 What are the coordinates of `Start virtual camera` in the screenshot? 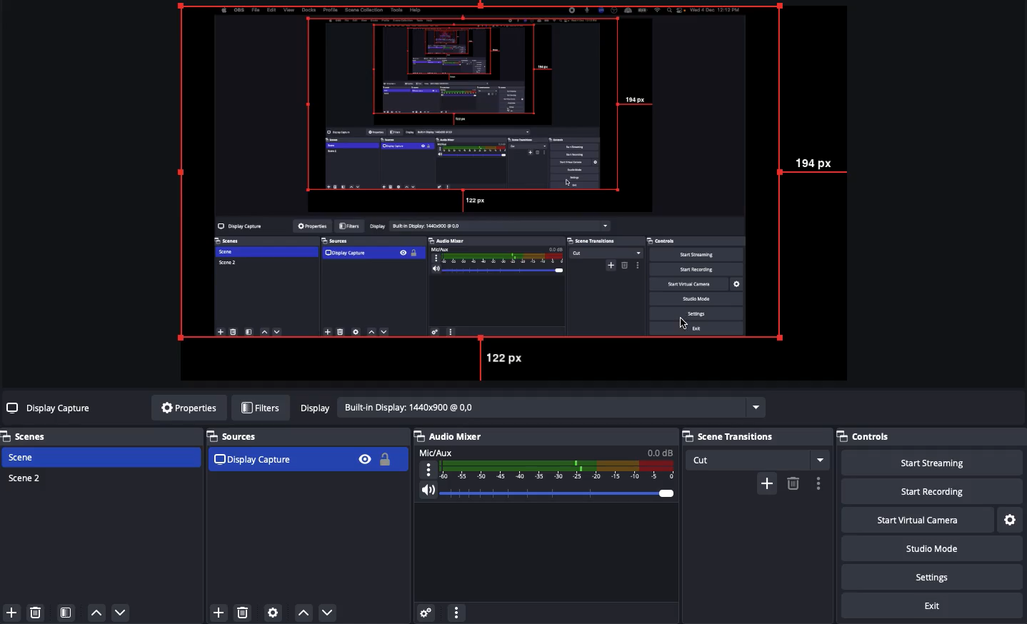 It's located at (931, 519).